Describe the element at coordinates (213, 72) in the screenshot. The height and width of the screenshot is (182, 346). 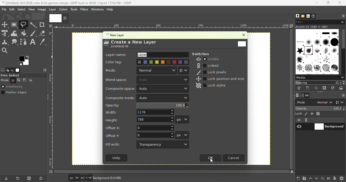
I see `Lock pixels` at that location.